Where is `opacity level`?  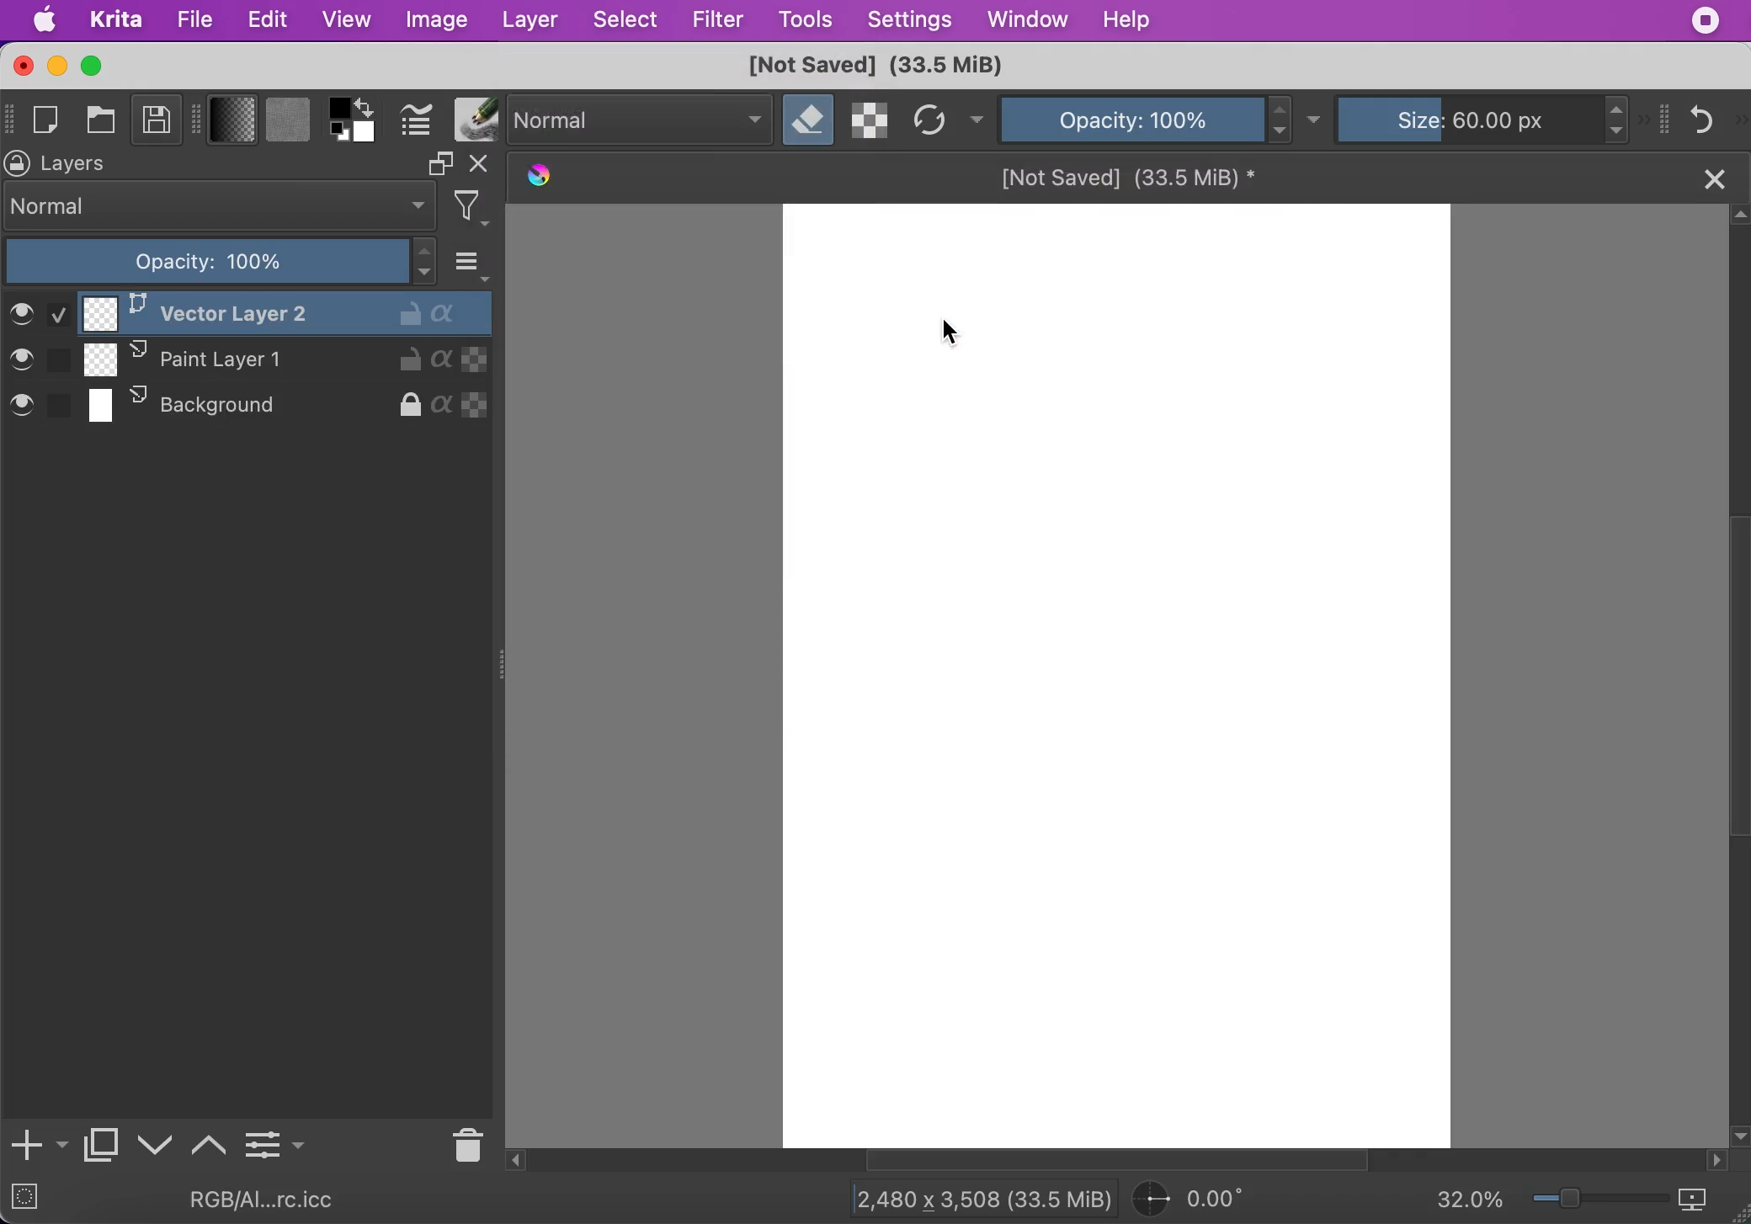
opacity level is located at coordinates (222, 262).